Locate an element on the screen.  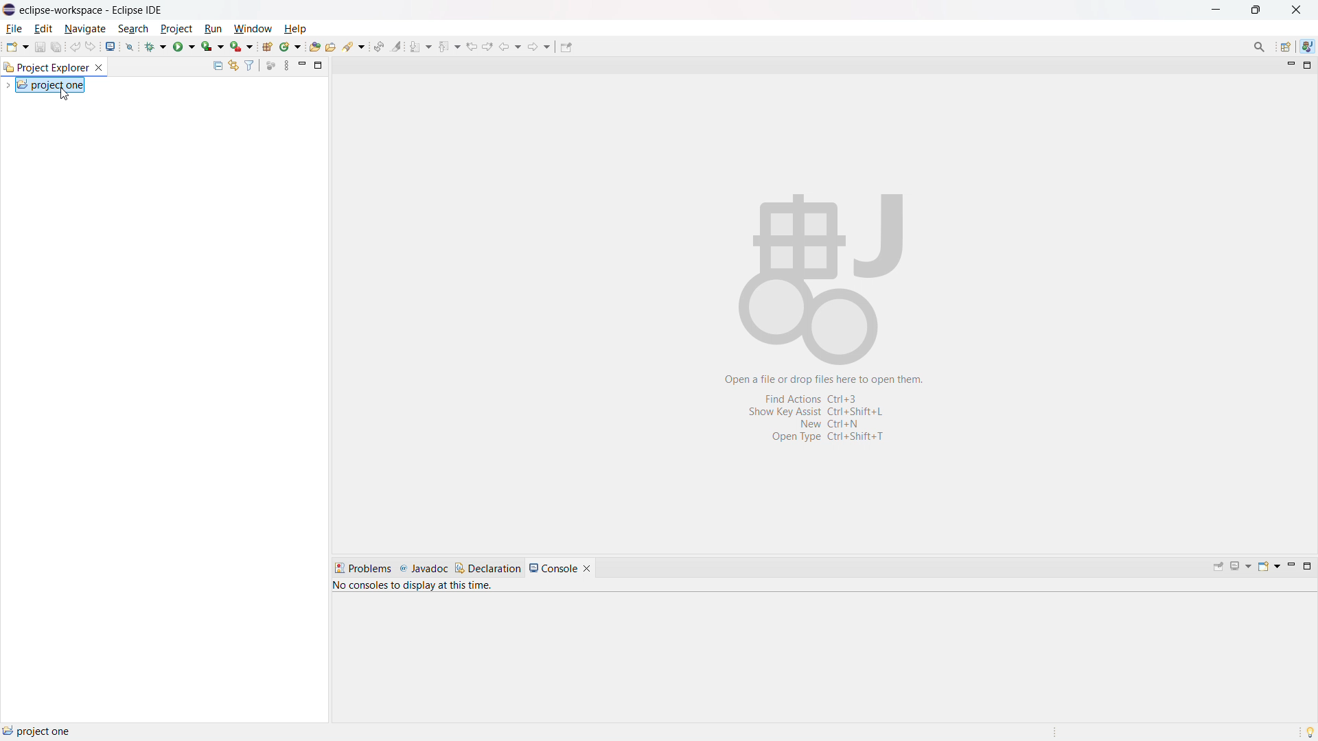
collapse all is located at coordinates (217, 65).